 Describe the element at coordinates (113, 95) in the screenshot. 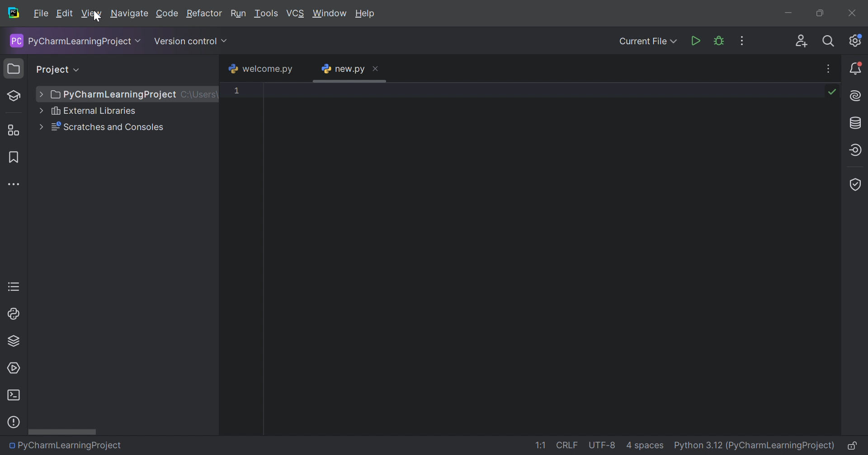

I see `PyCharmLearningProject` at that location.